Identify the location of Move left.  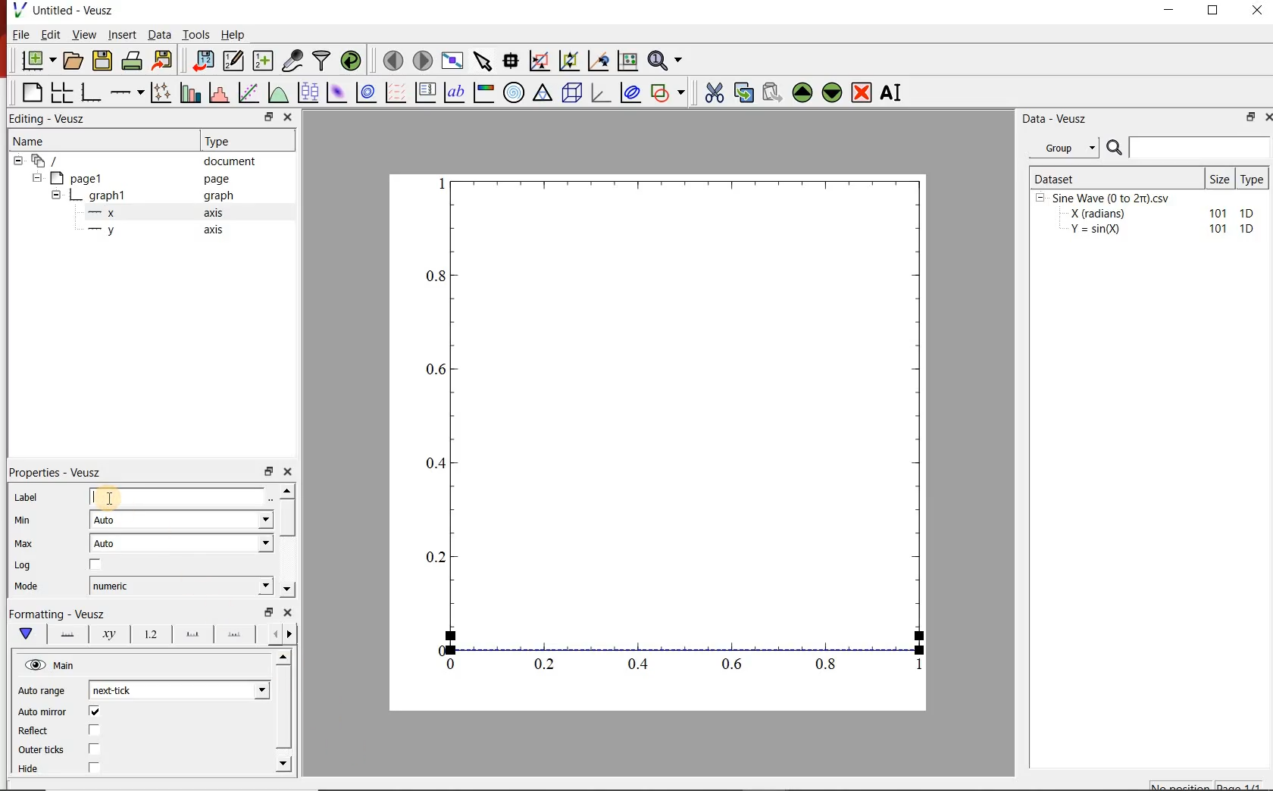
(273, 633).